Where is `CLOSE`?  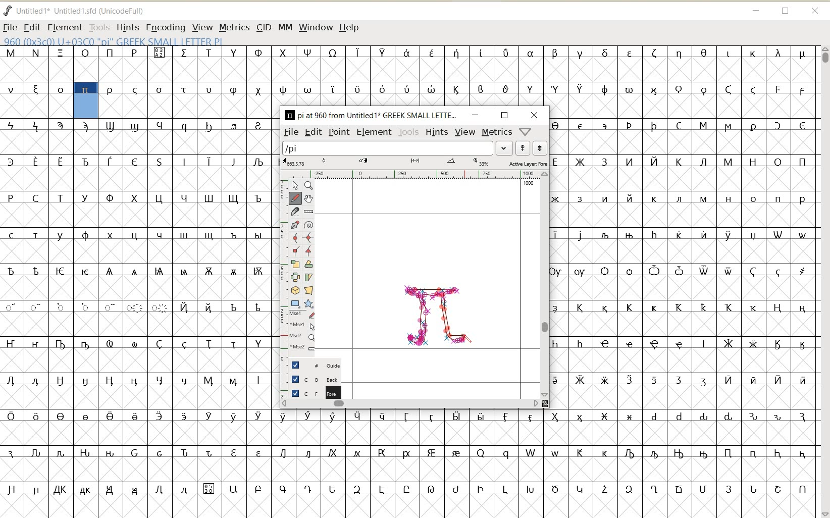 CLOSE is located at coordinates (817, 12).